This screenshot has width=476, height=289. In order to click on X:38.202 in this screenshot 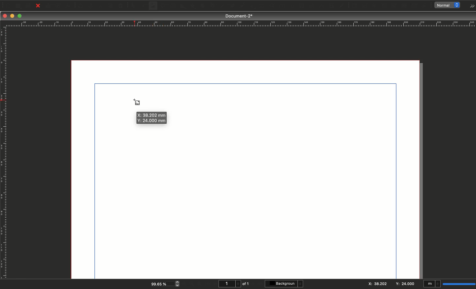, I will do `click(377, 284)`.